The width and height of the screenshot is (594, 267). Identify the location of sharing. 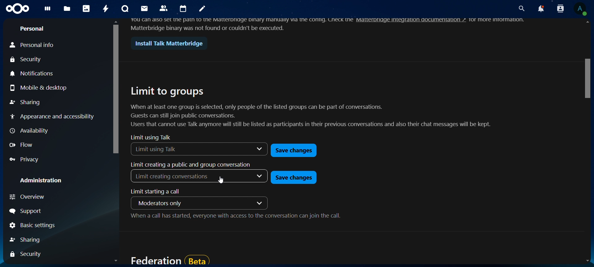
(28, 240).